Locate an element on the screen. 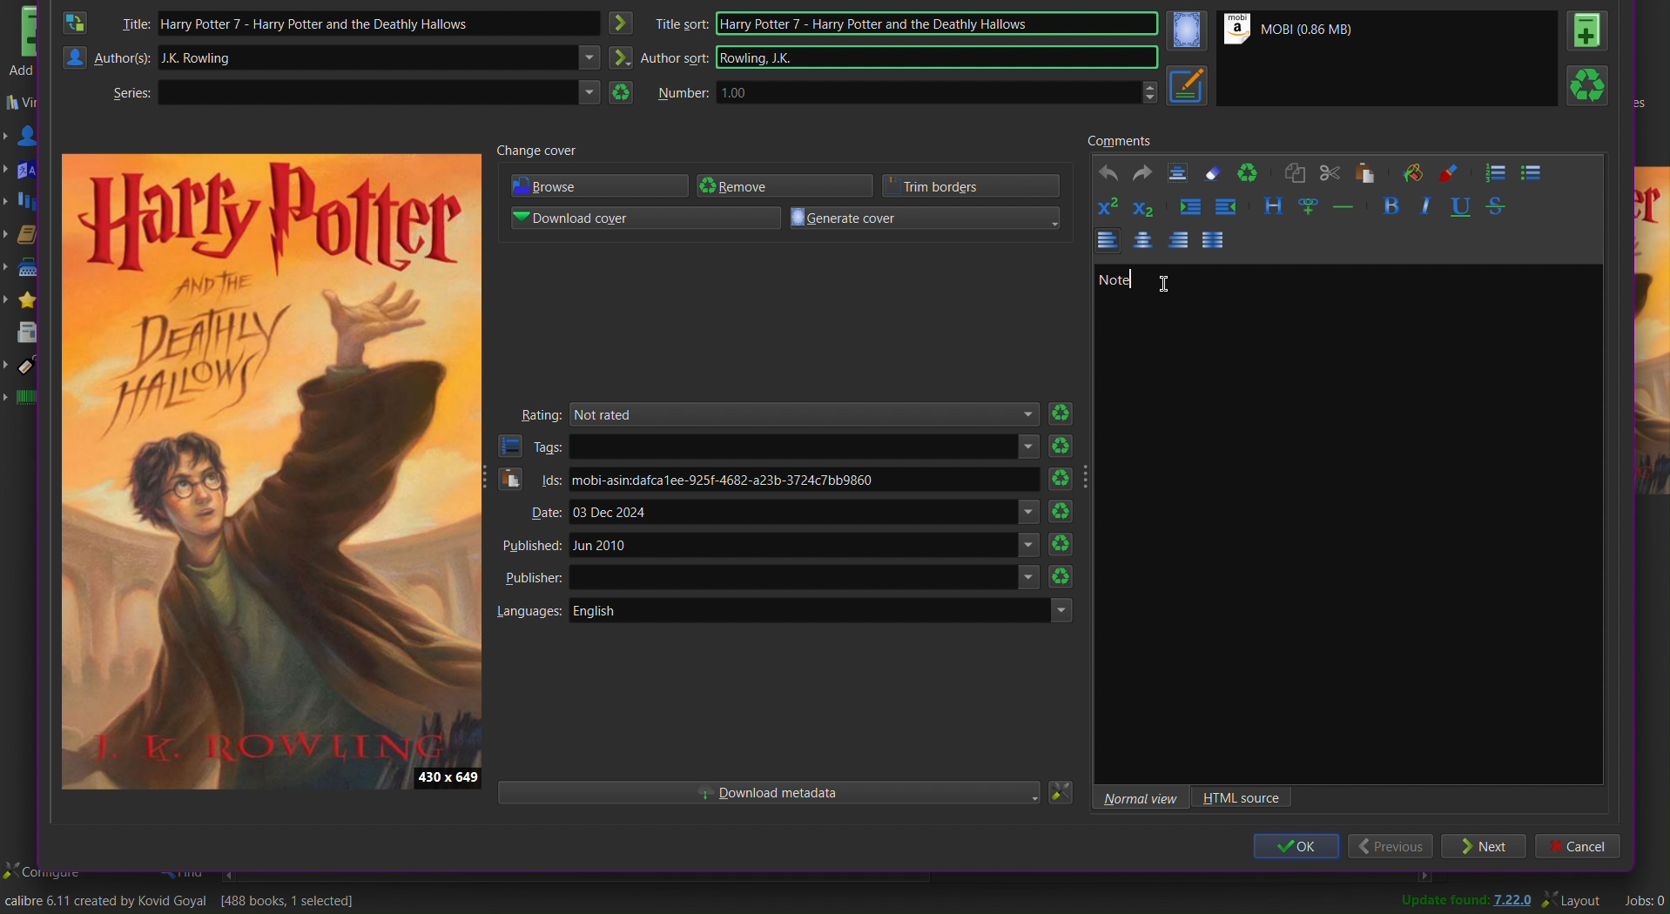  Browse is located at coordinates (603, 186).